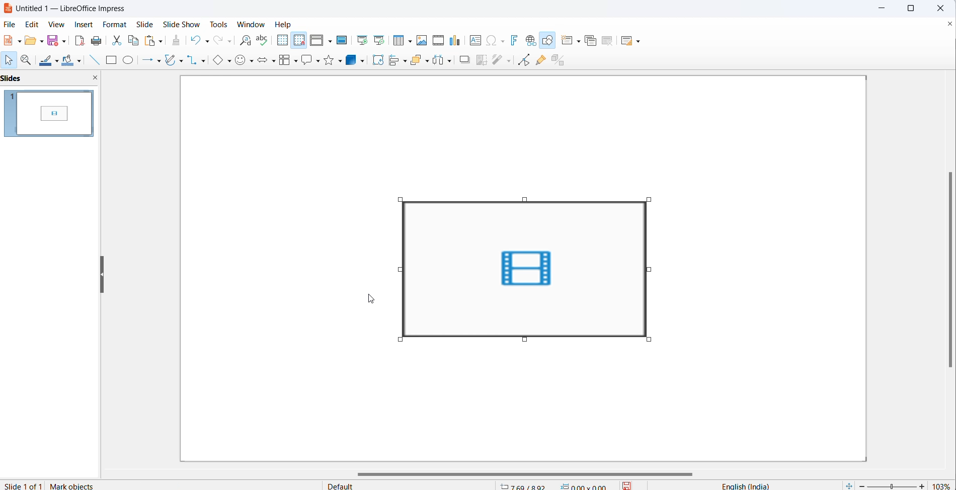 Image resolution: width=956 pixels, height=490 pixels. Describe the element at coordinates (41, 41) in the screenshot. I see `open options` at that location.